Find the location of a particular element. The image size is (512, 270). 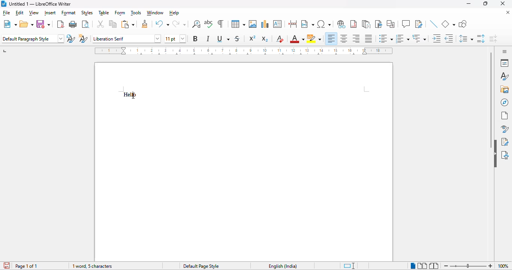

select outline format is located at coordinates (419, 38).